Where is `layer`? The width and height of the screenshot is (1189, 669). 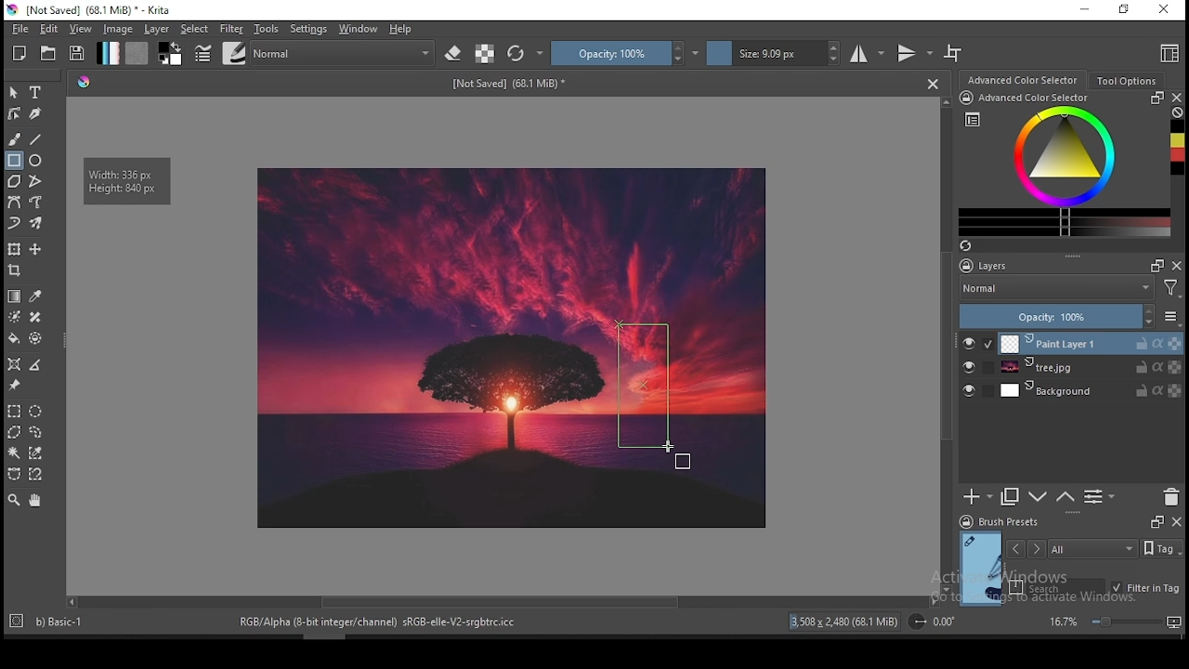
layer is located at coordinates (1090, 368).